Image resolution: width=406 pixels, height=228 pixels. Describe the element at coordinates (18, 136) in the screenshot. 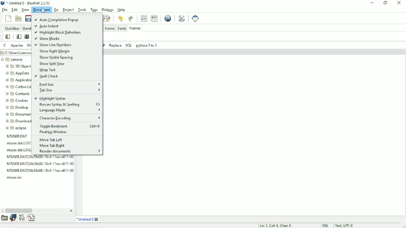

I see `NTUSER.DAT` at that location.